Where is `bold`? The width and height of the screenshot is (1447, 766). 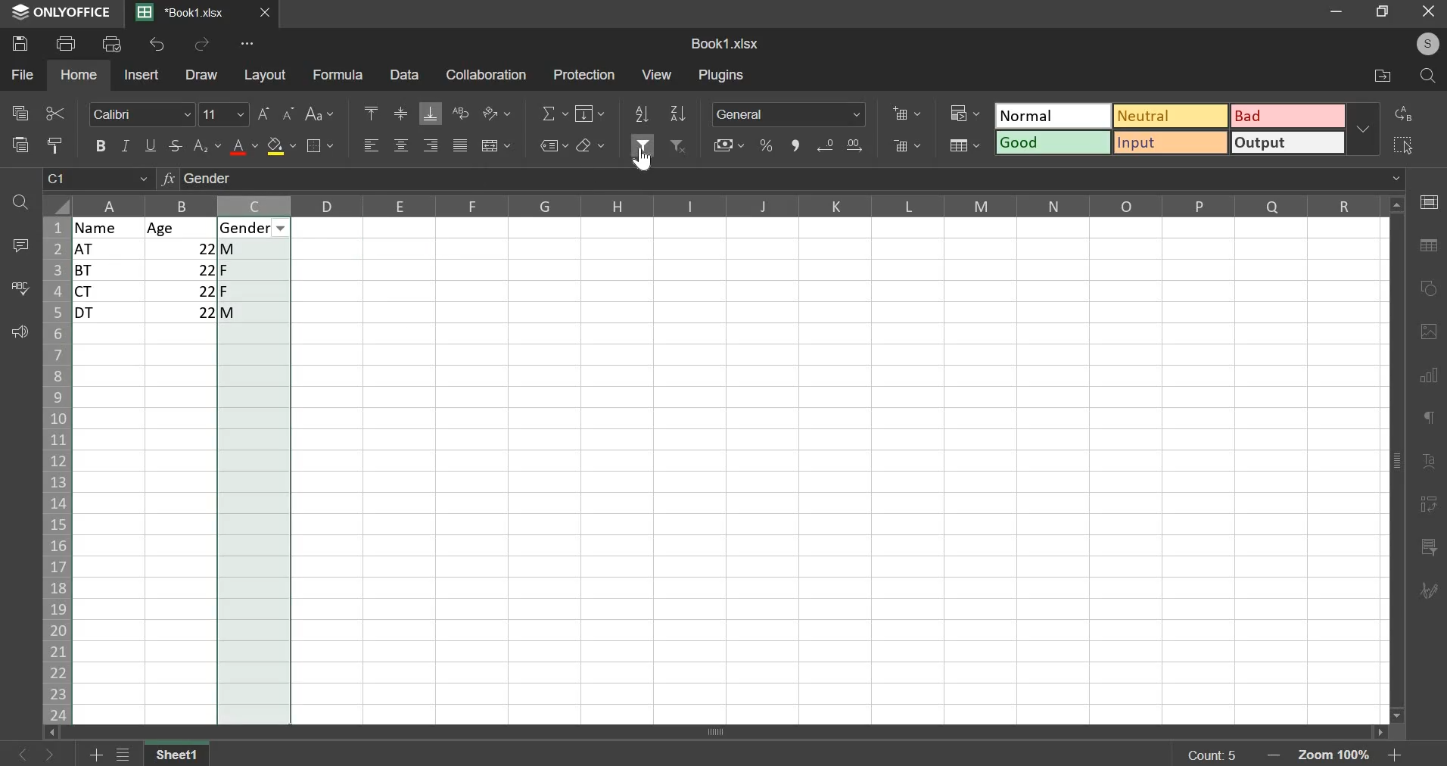
bold is located at coordinates (100, 144).